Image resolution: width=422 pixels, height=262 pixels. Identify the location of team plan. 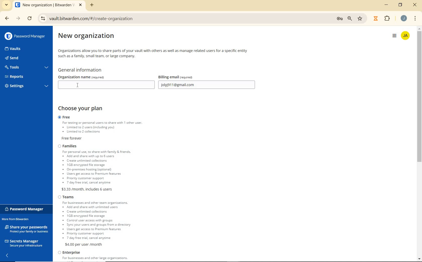
(97, 221).